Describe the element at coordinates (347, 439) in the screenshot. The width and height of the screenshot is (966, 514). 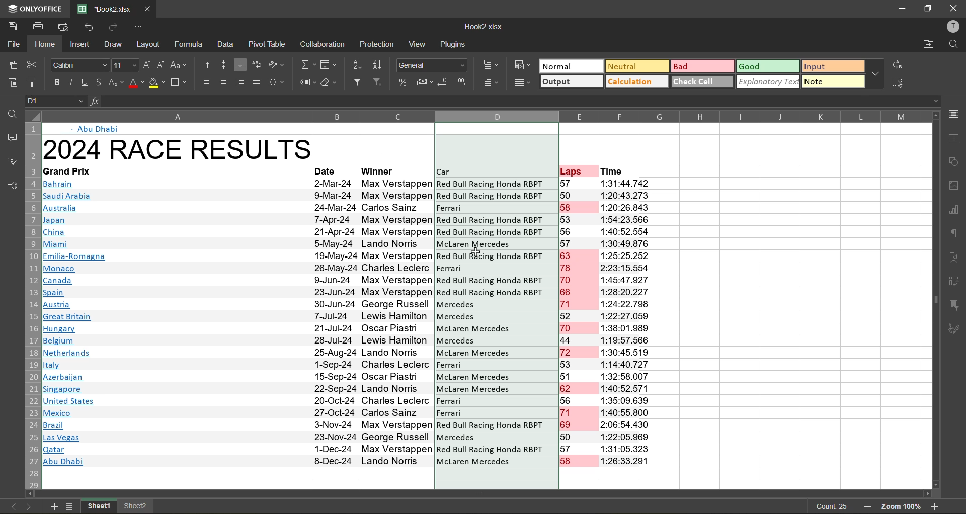
I see `Las Vegas 23-Nov-24 George Russell Mercedes 50 1:22:05.969` at that location.